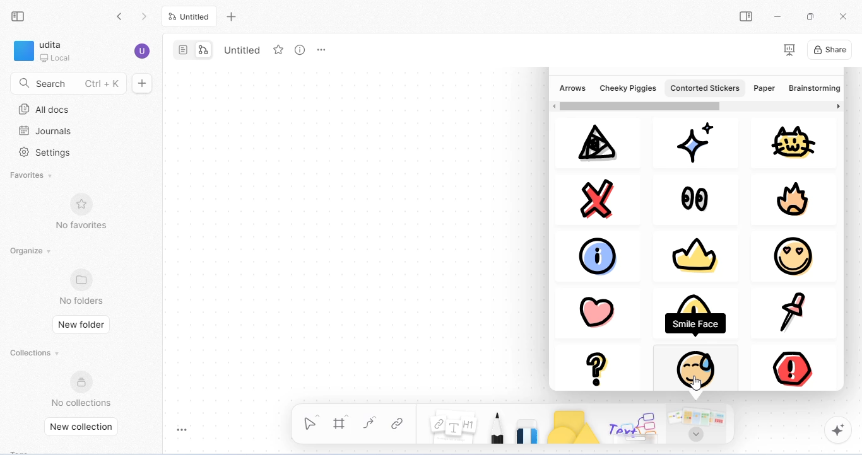 The height and width of the screenshot is (455, 862). What do you see at coordinates (839, 430) in the screenshot?
I see `AI assistant` at bounding box center [839, 430].